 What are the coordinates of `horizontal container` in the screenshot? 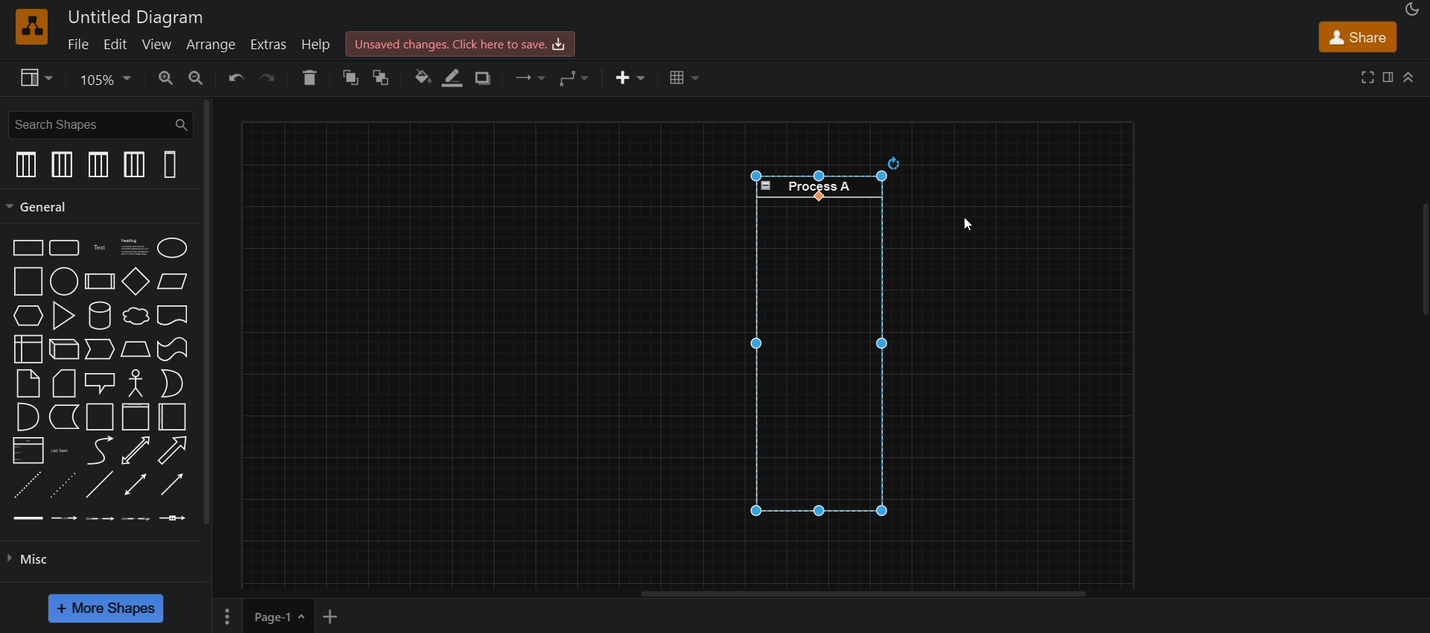 It's located at (133, 417).